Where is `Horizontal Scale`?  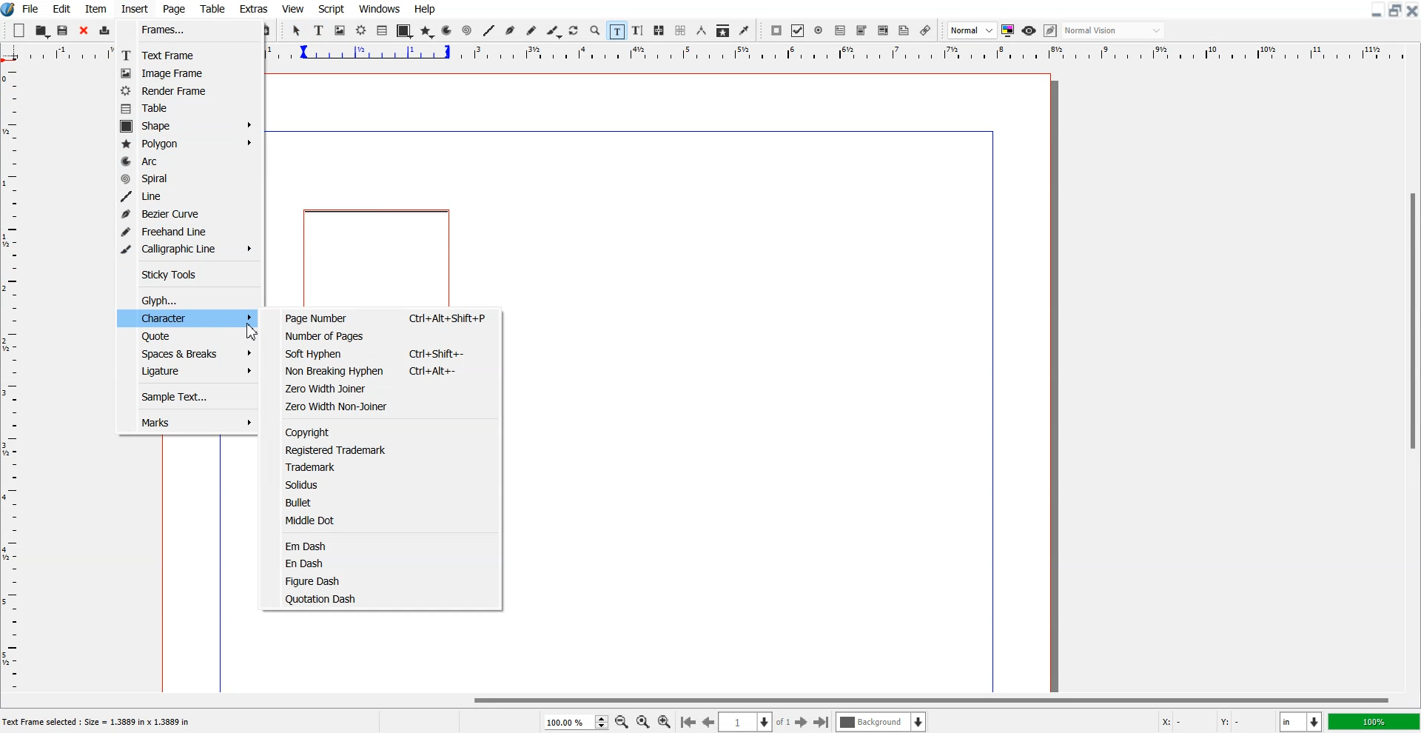 Horizontal Scale is located at coordinates (840, 54).